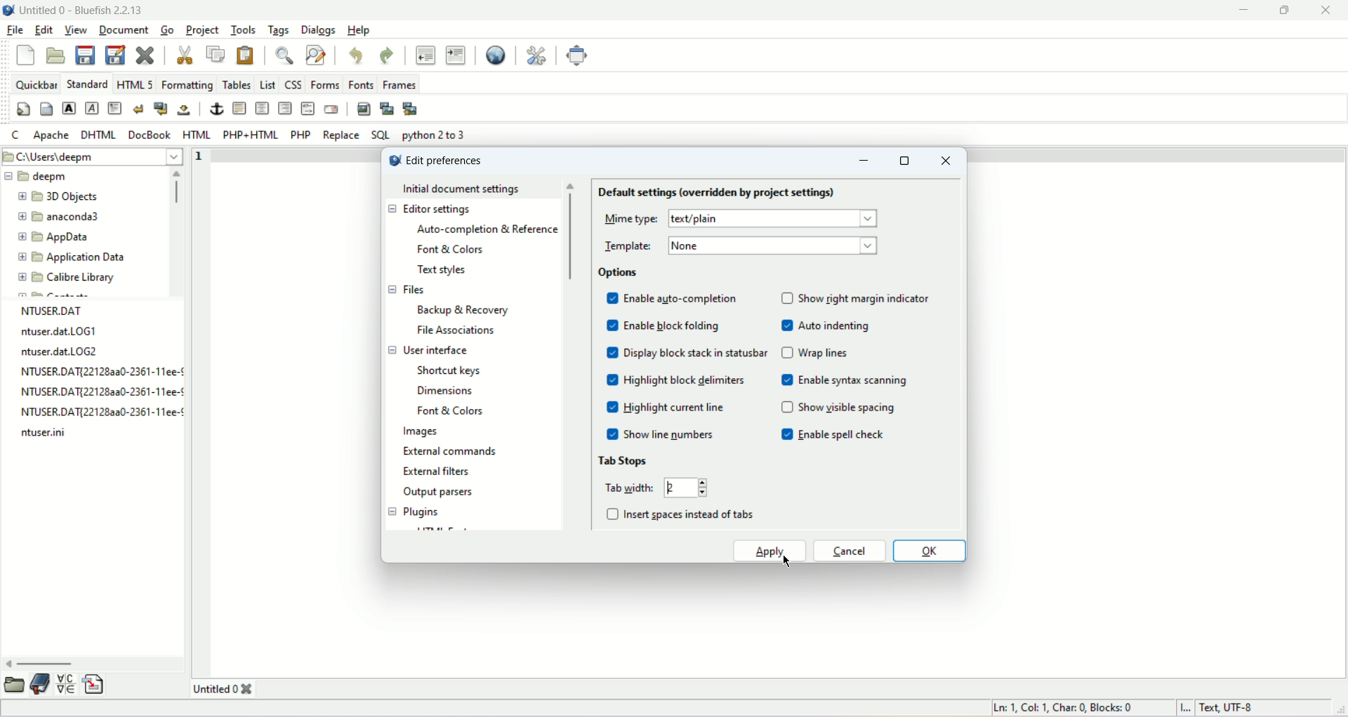  I want to click on open, so click(55, 55).